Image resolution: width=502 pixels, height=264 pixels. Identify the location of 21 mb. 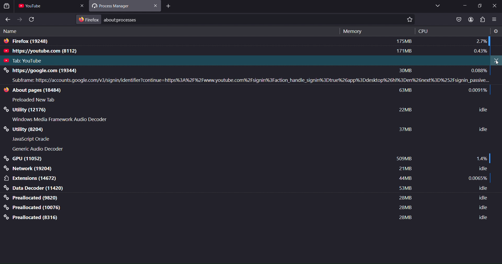
(404, 168).